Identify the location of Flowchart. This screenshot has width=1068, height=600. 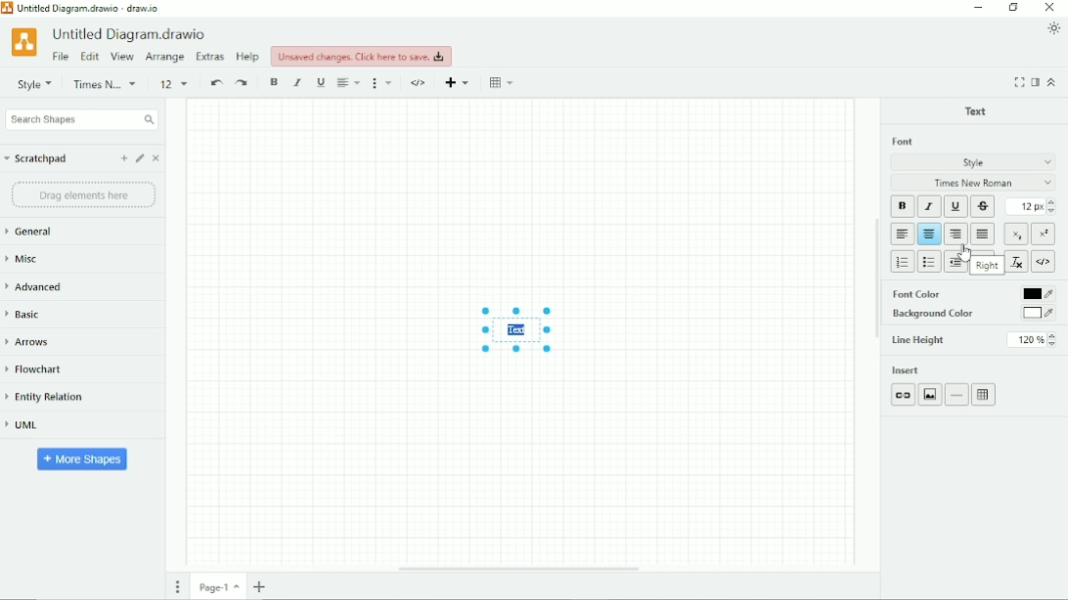
(39, 369).